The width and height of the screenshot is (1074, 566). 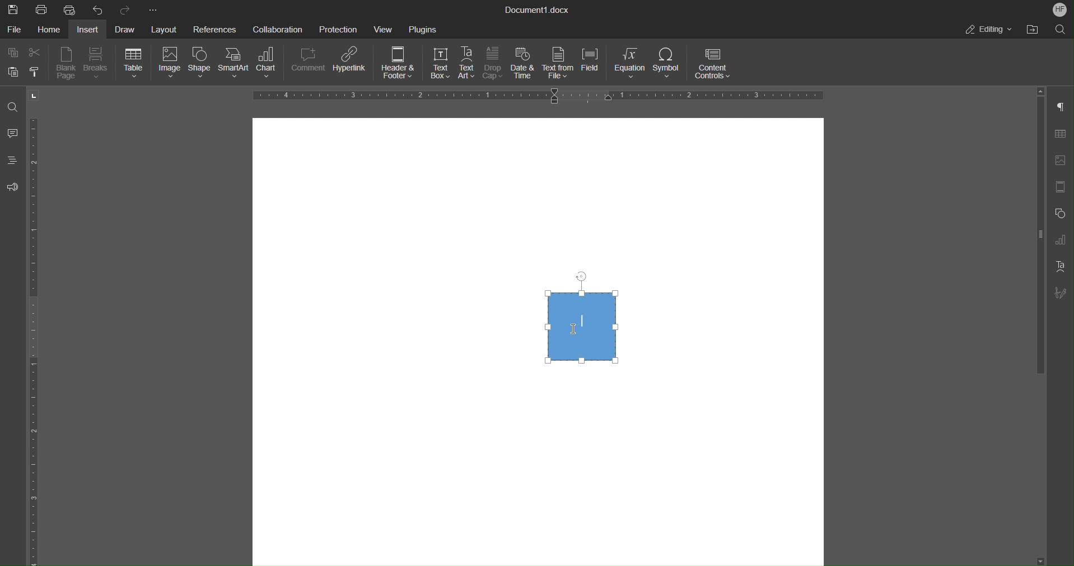 I want to click on Plugins, so click(x=423, y=29).